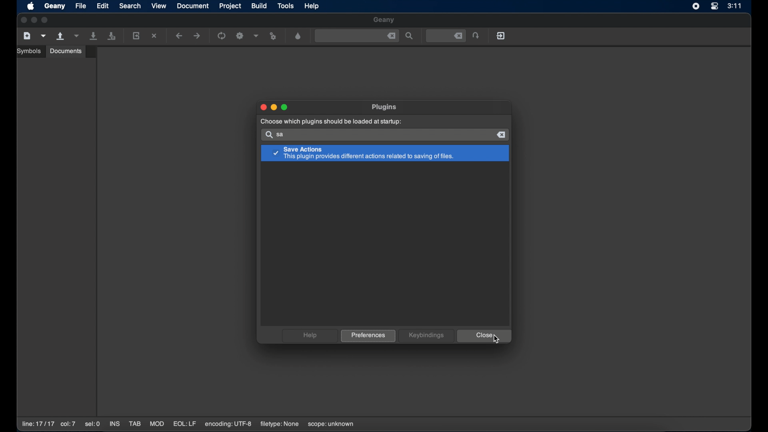  Describe the element at coordinates (68, 424) in the screenshot. I see `co:7` at that location.